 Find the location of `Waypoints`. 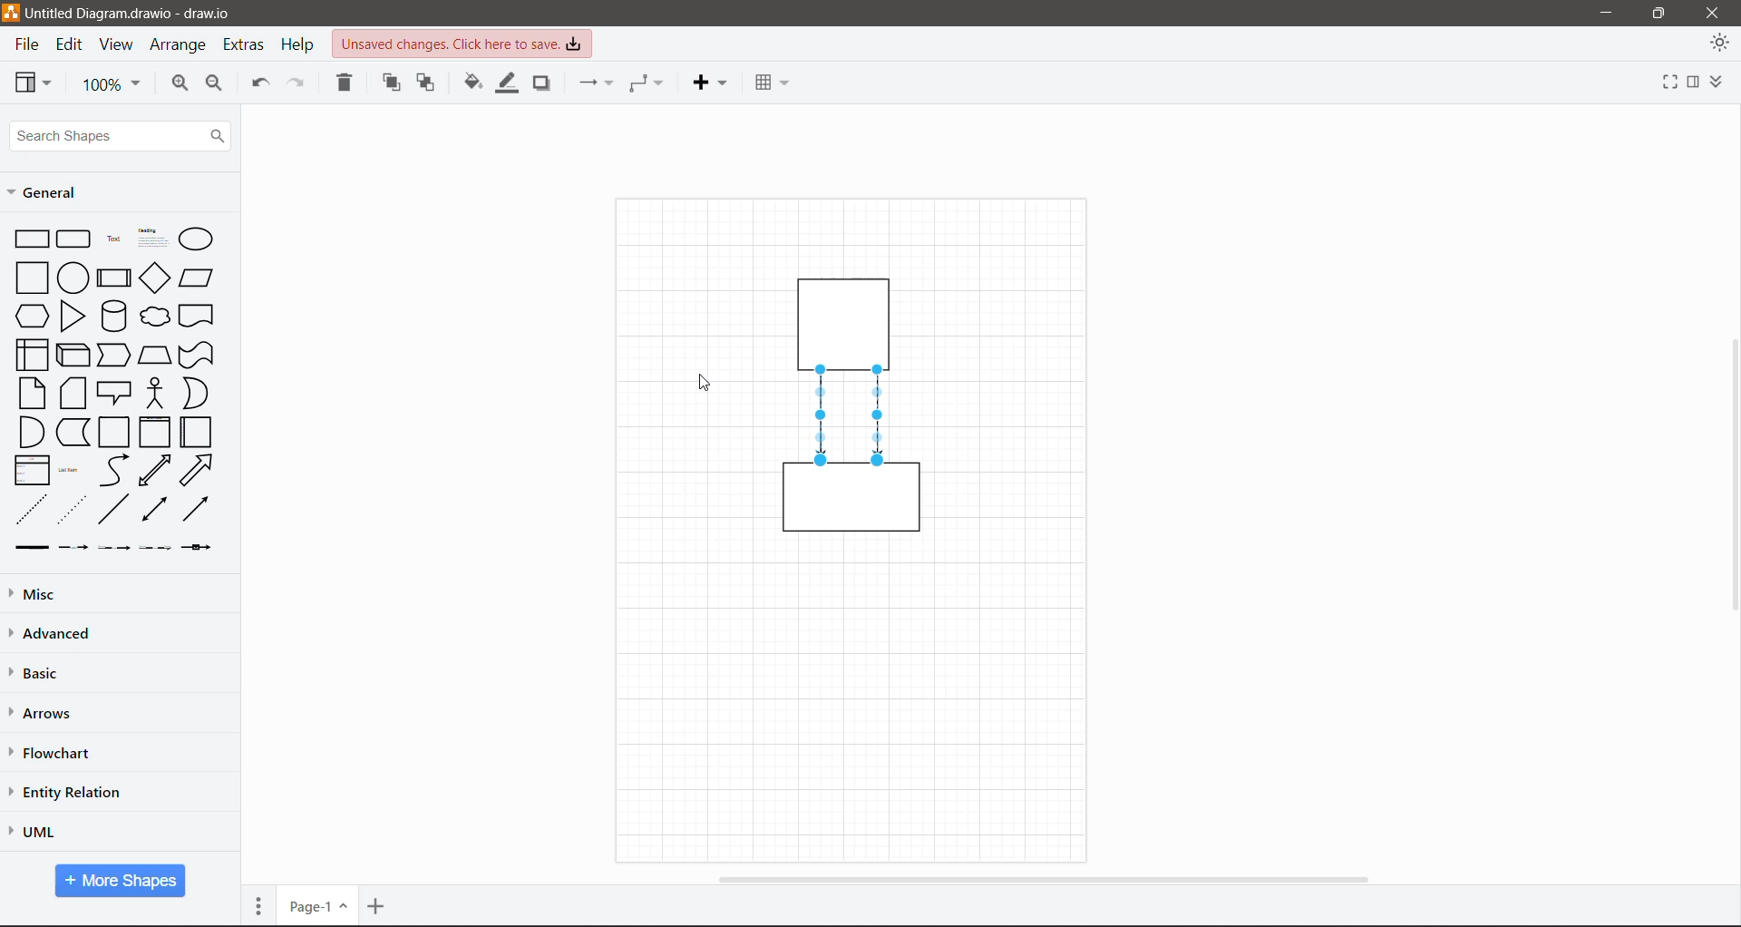

Waypoints is located at coordinates (647, 83).